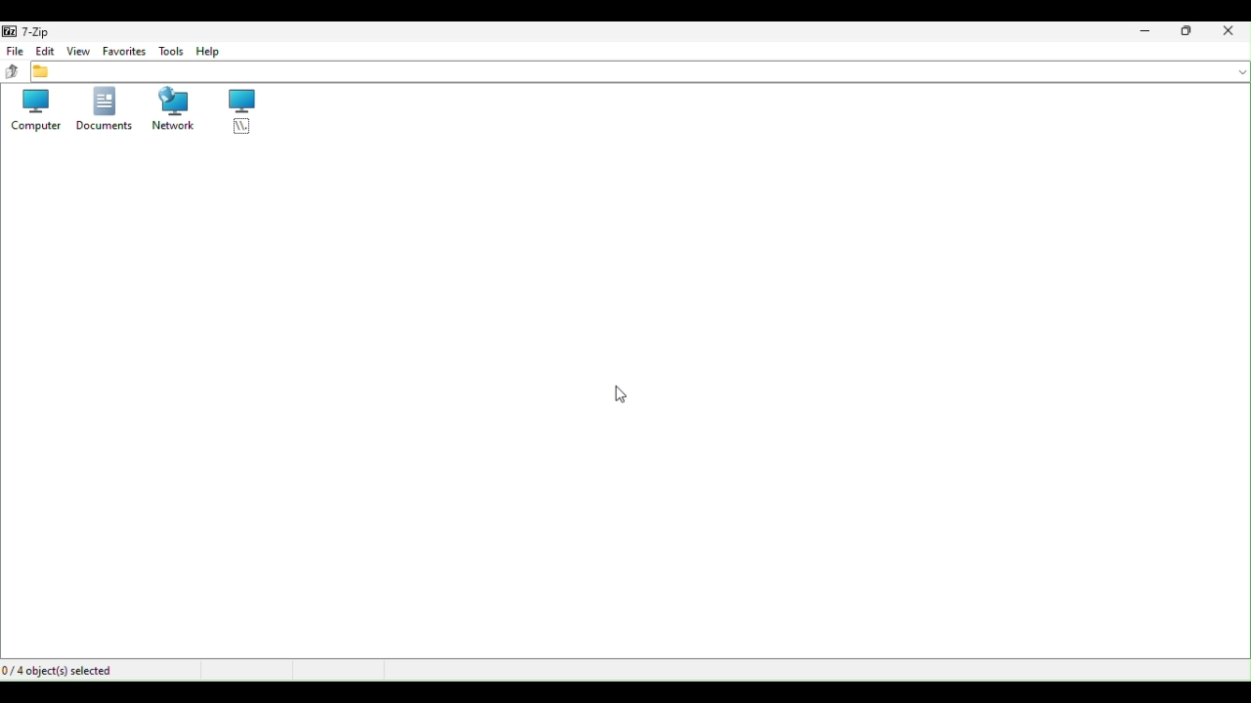 The image size is (1251, 703). Describe the element at coordinates (1145, 30) in the screenshot. I see `Minimise` at that location.